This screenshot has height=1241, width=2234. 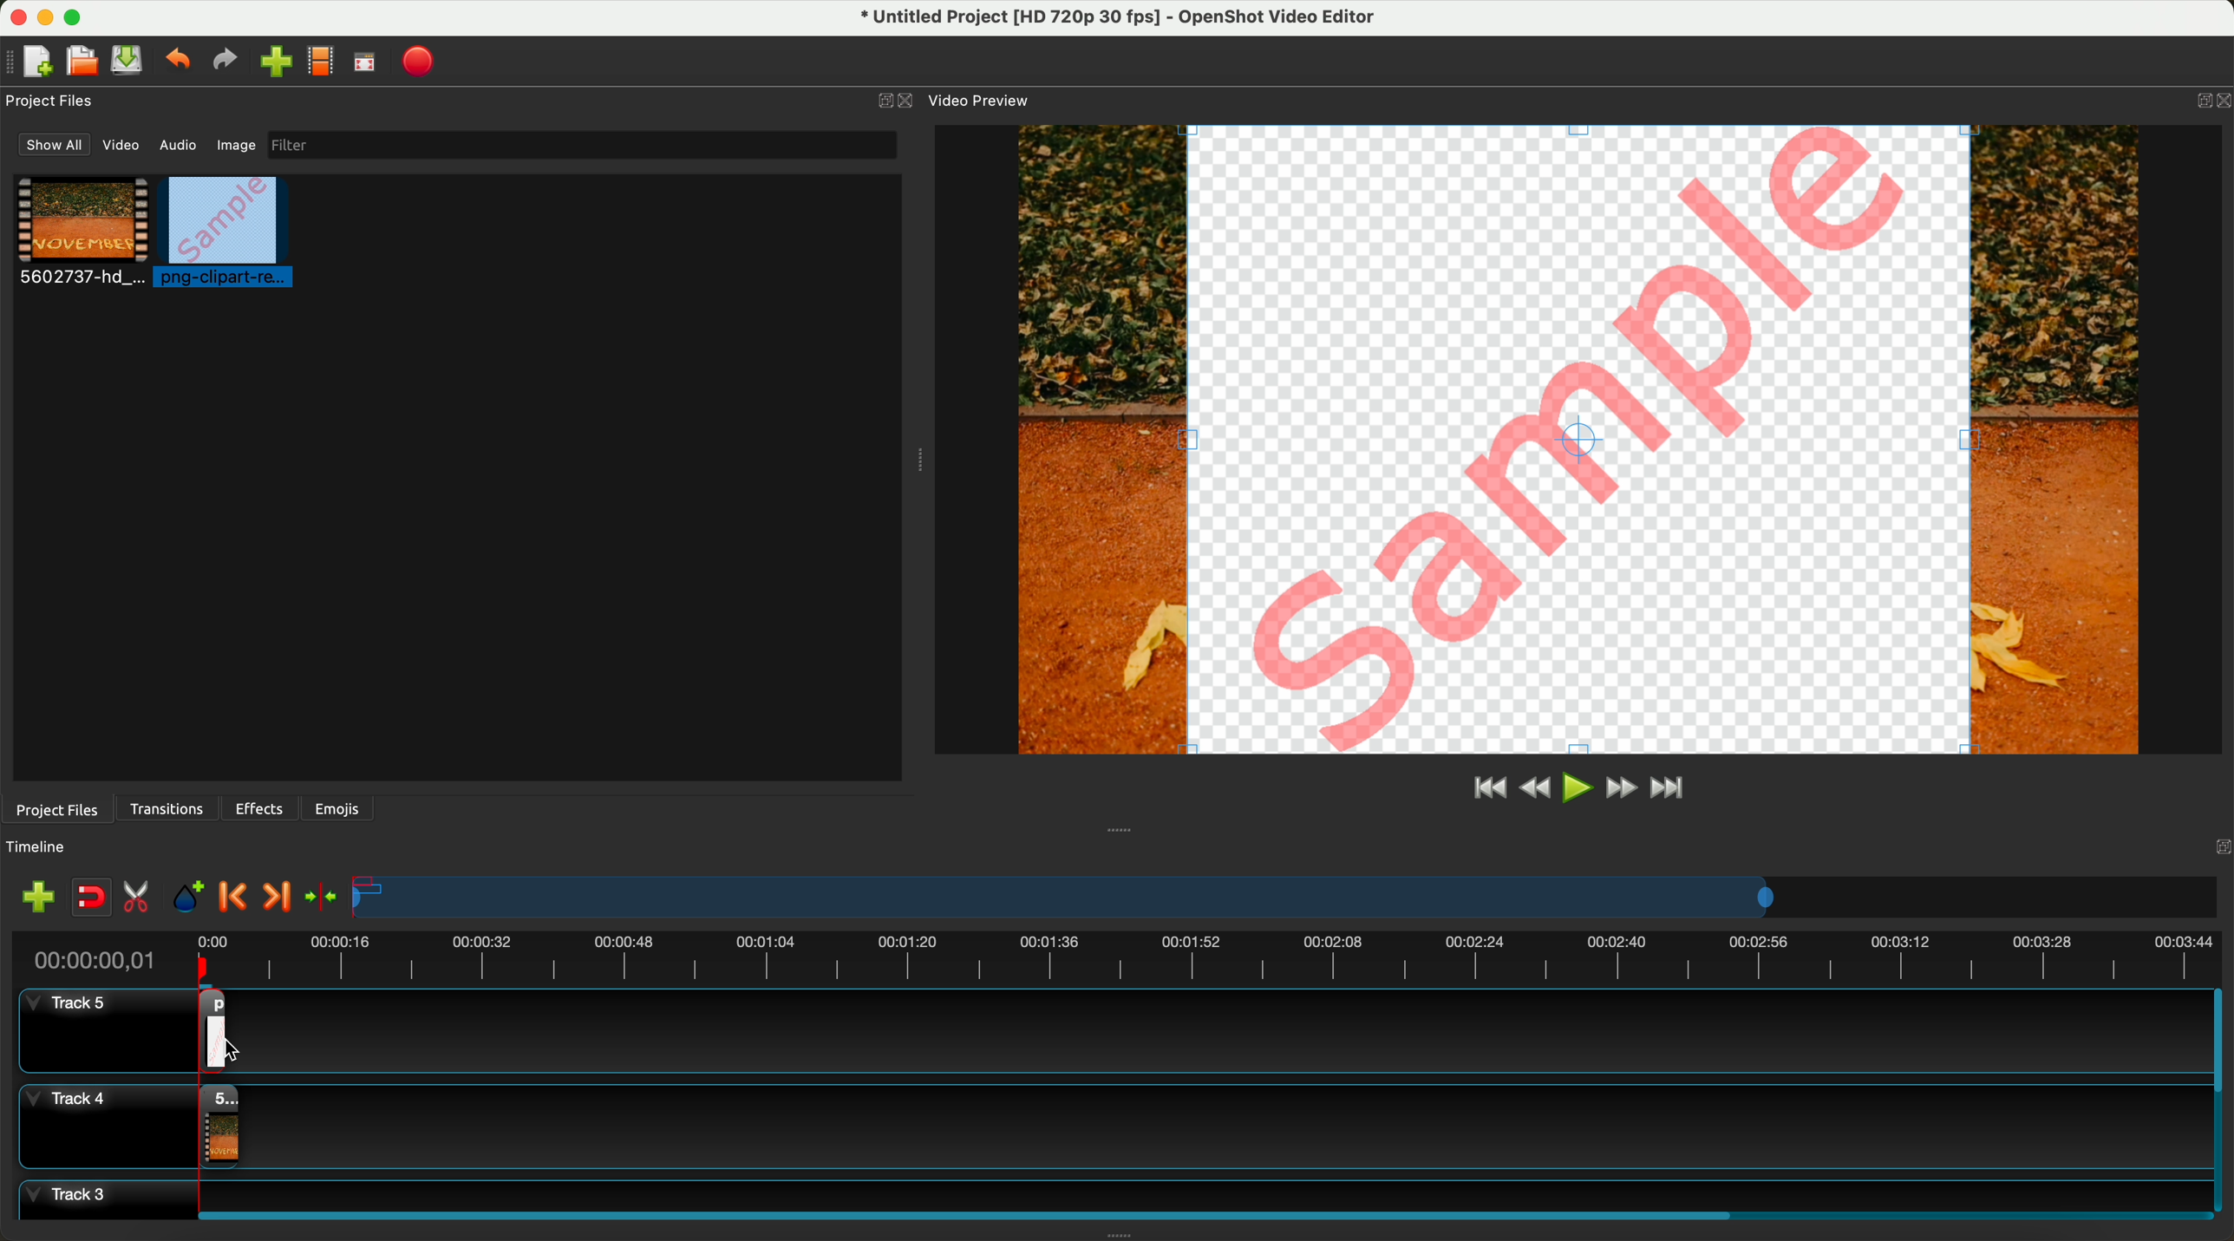 I want to click on scroll bar, so click(x=1197, y=1212).